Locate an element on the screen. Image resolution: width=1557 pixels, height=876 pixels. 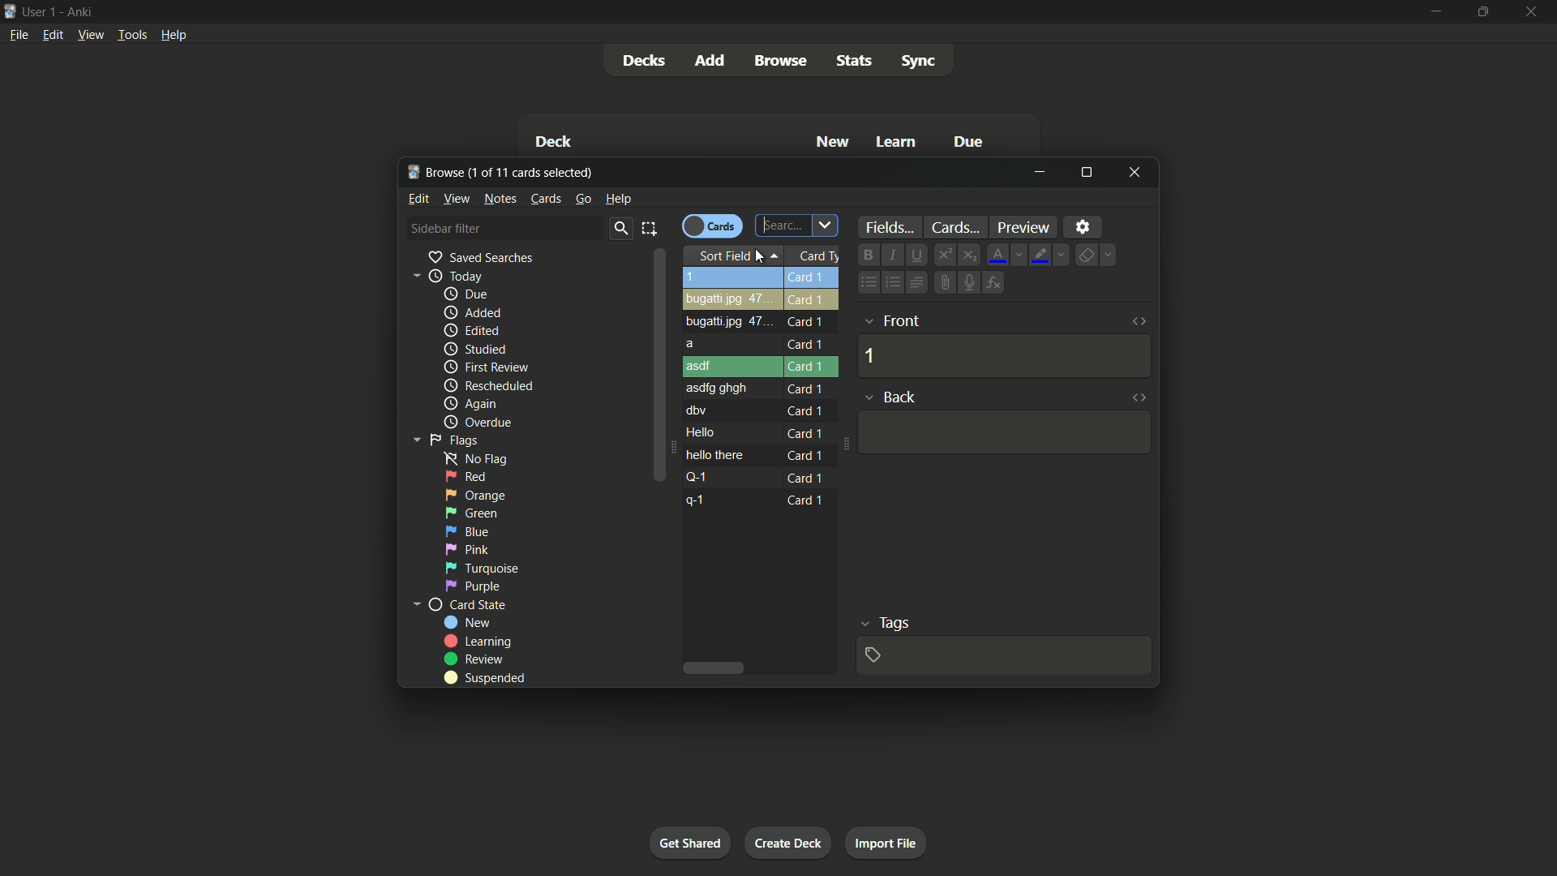
dbv is located at coordinates (700, 410).